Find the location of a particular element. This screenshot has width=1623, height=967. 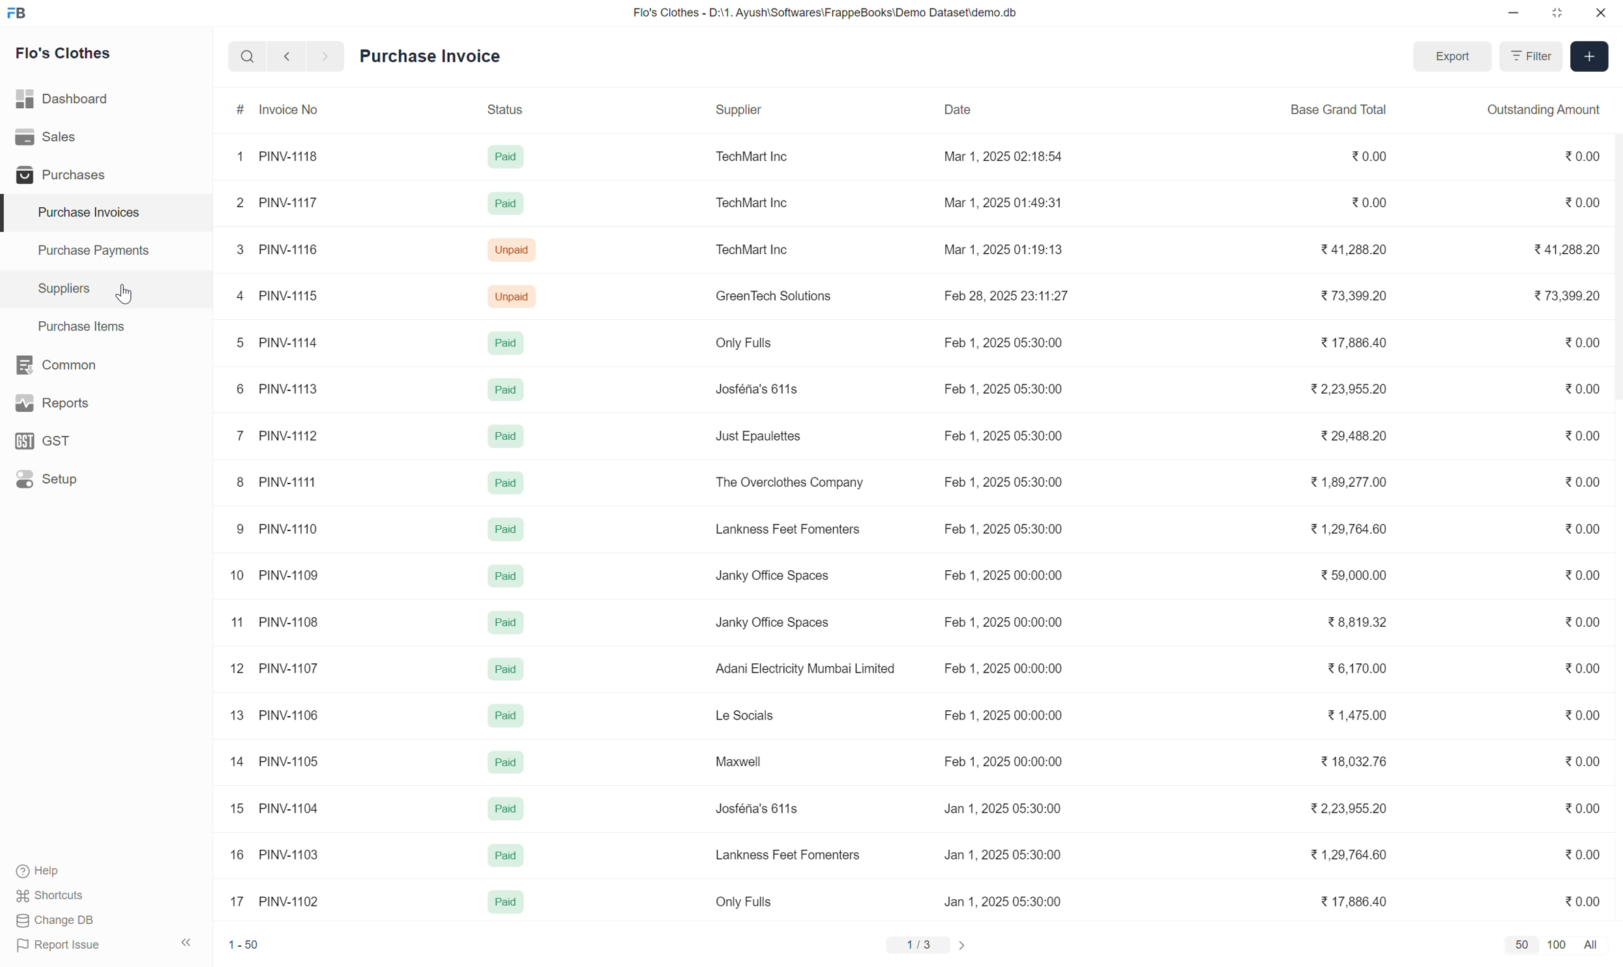

Filter is located at coordinates (1530, 57).